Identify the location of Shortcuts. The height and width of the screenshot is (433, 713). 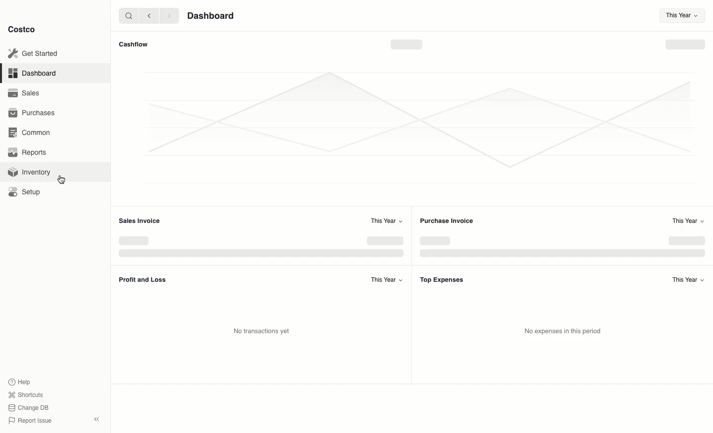
(26, 393).